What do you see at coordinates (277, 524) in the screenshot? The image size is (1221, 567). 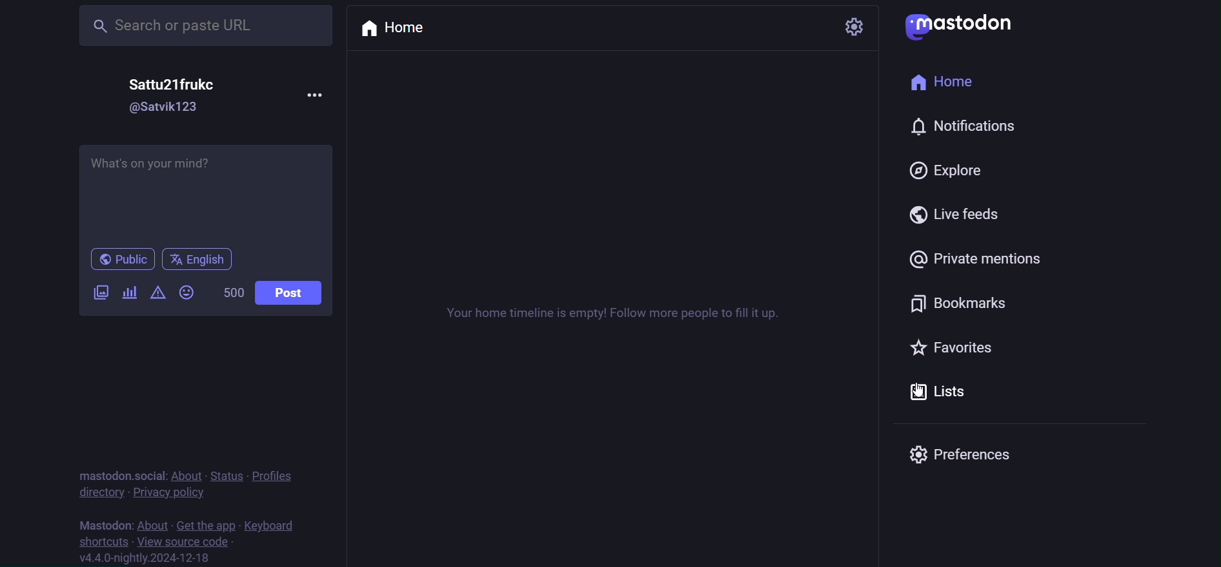 I see `keyboard` at bounding box center [277, 524].